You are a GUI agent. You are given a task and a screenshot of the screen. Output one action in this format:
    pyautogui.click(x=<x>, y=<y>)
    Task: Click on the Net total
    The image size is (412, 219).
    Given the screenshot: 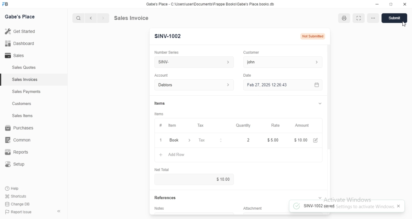 What is the action you would take?
    pyautogui.click(x=161, y=170)
    